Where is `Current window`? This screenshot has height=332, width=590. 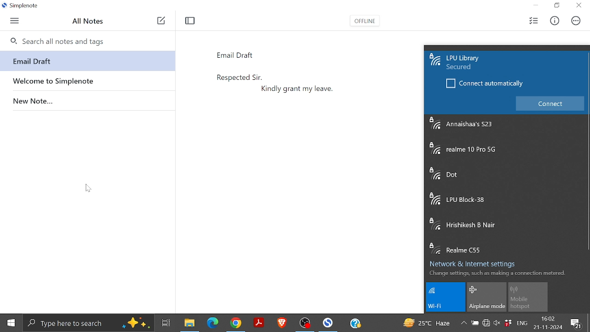
Current window is located at coordinates (23, 6).